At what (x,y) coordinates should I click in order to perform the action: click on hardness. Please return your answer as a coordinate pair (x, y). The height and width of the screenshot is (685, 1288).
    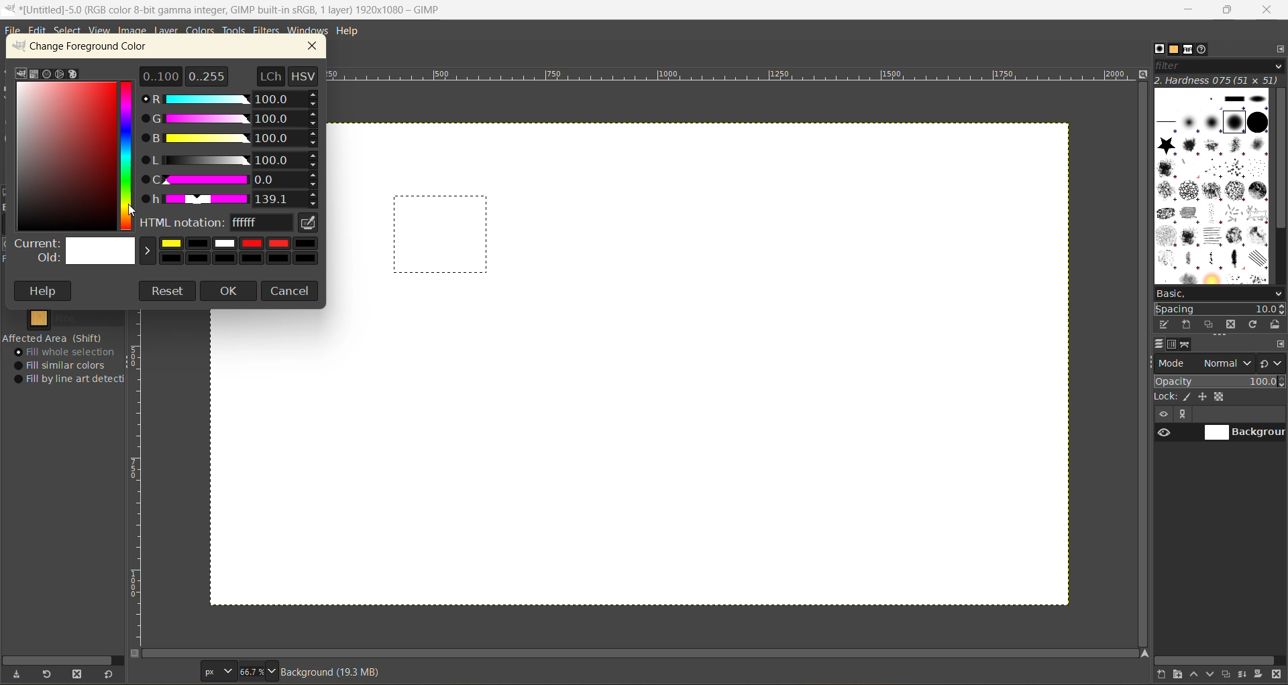
    Looking at the image, I should click on (1218, 81).